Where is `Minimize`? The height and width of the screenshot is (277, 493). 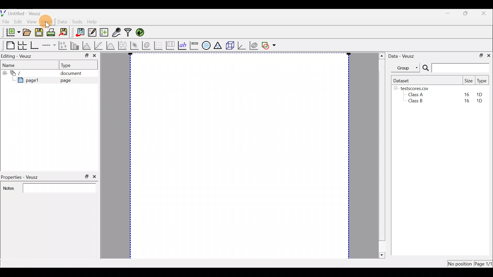 Minimize is located at coordinates (448, 13).